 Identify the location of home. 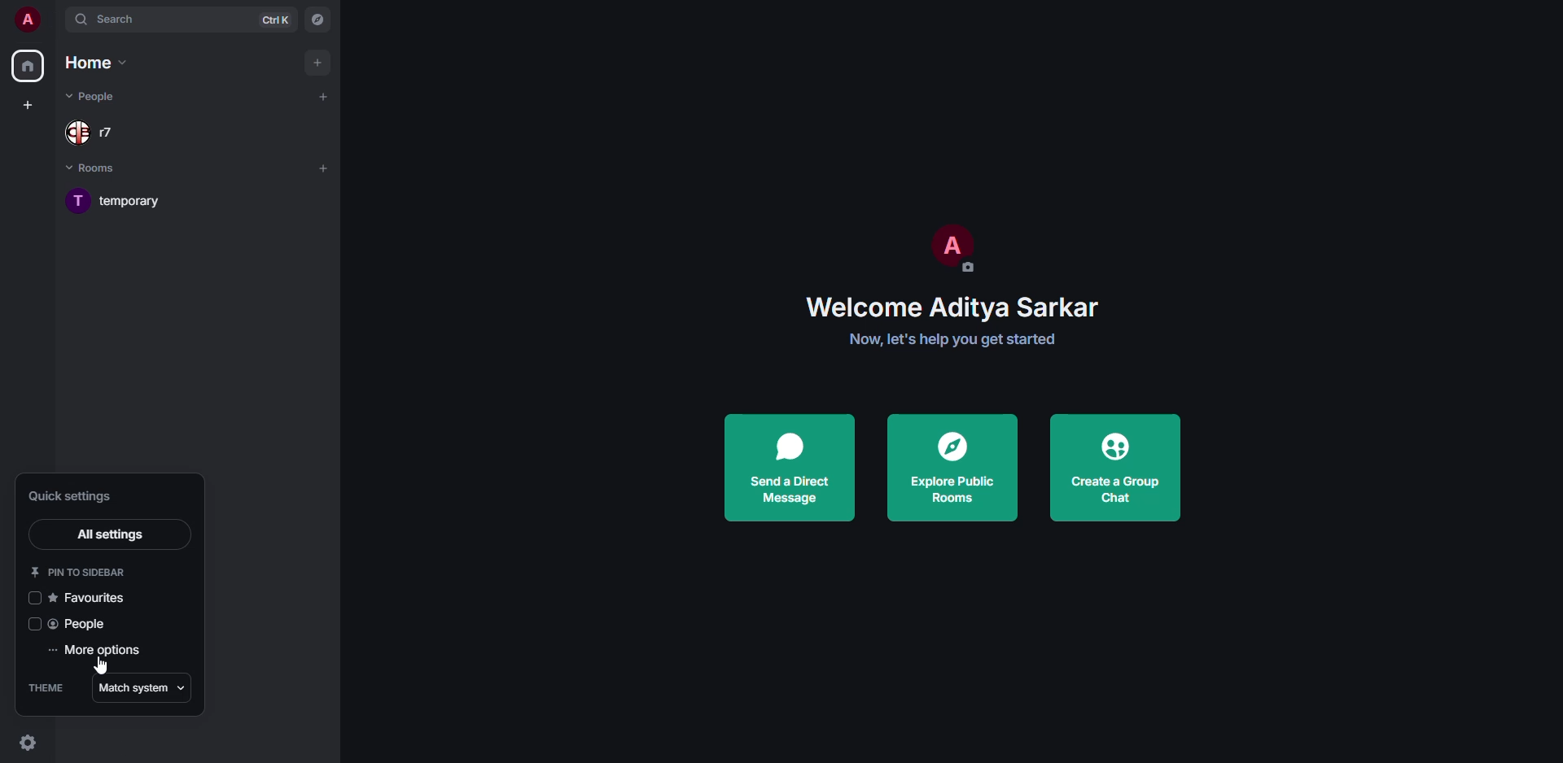
(31, 67).